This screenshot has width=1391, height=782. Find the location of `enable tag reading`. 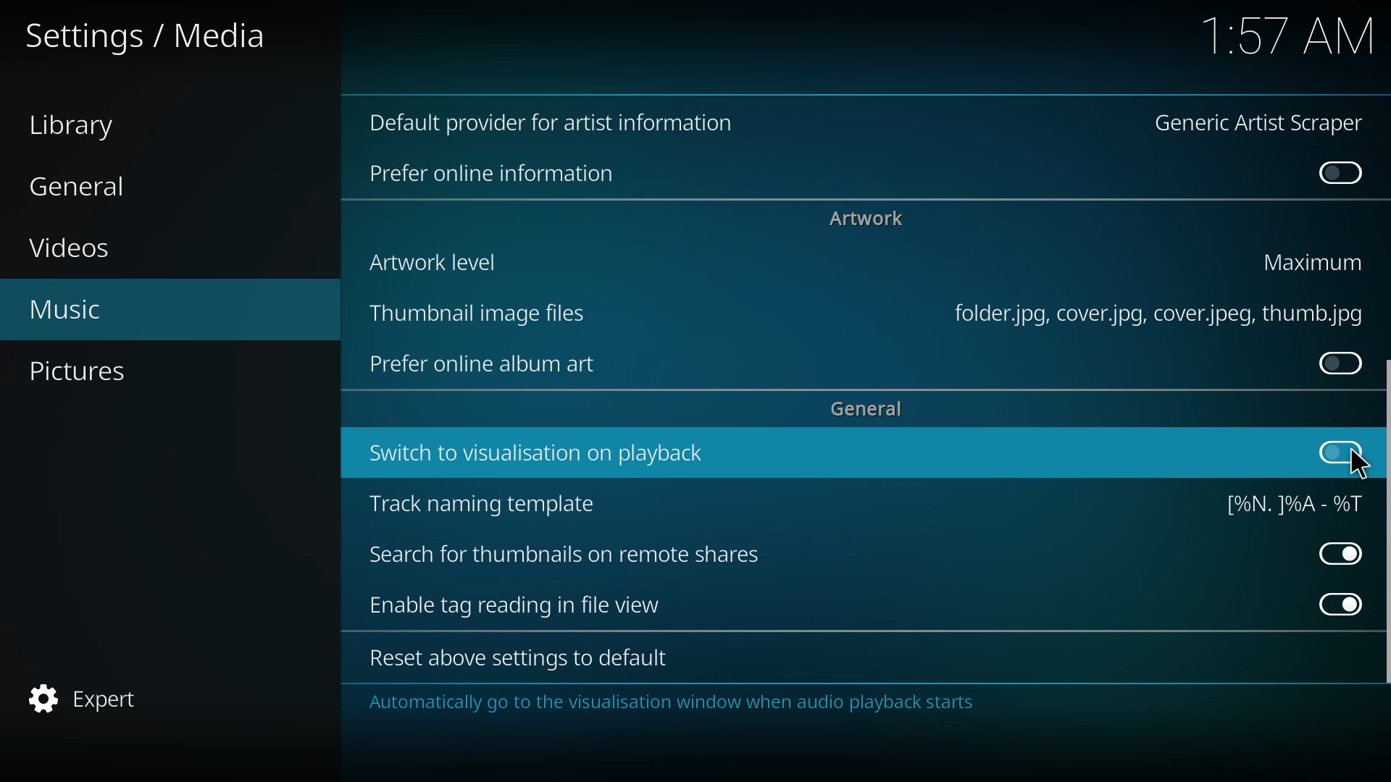

enable tag reading is located at coordinates (514, 606).